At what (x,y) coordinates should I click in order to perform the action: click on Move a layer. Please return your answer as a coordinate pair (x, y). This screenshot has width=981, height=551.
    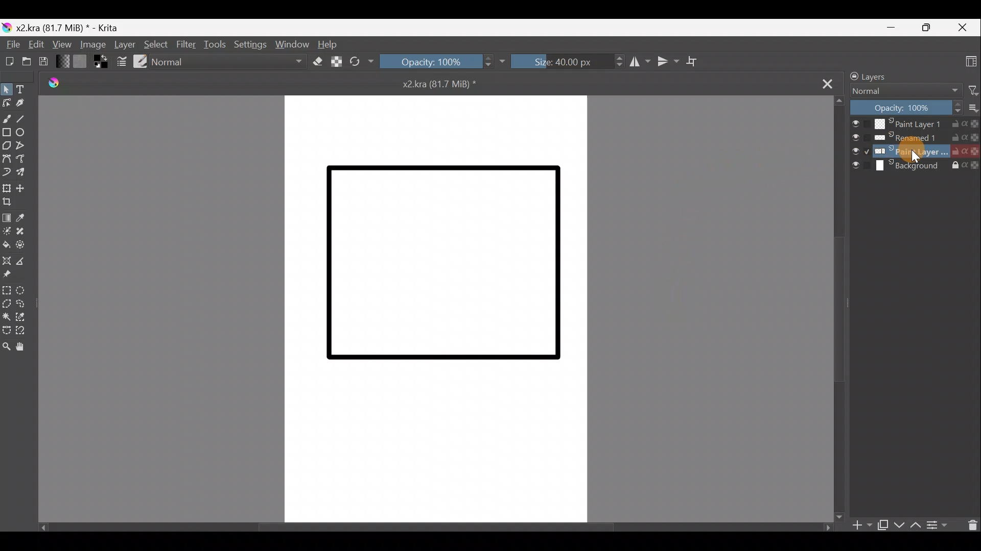
    Looking at the image, I should click on (26, 188).